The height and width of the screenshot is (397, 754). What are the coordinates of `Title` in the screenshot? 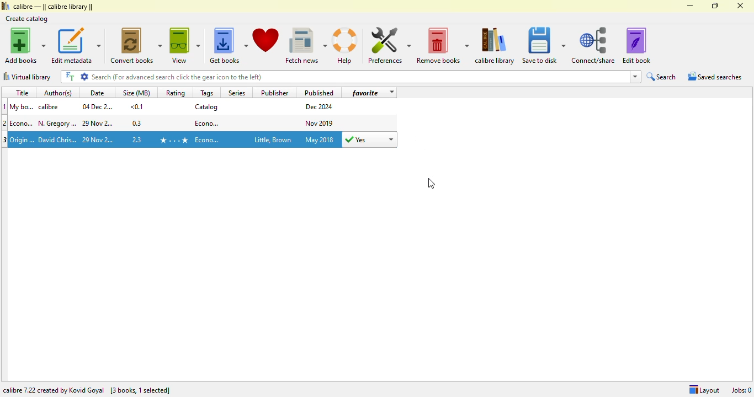 It's located at (22, 106).